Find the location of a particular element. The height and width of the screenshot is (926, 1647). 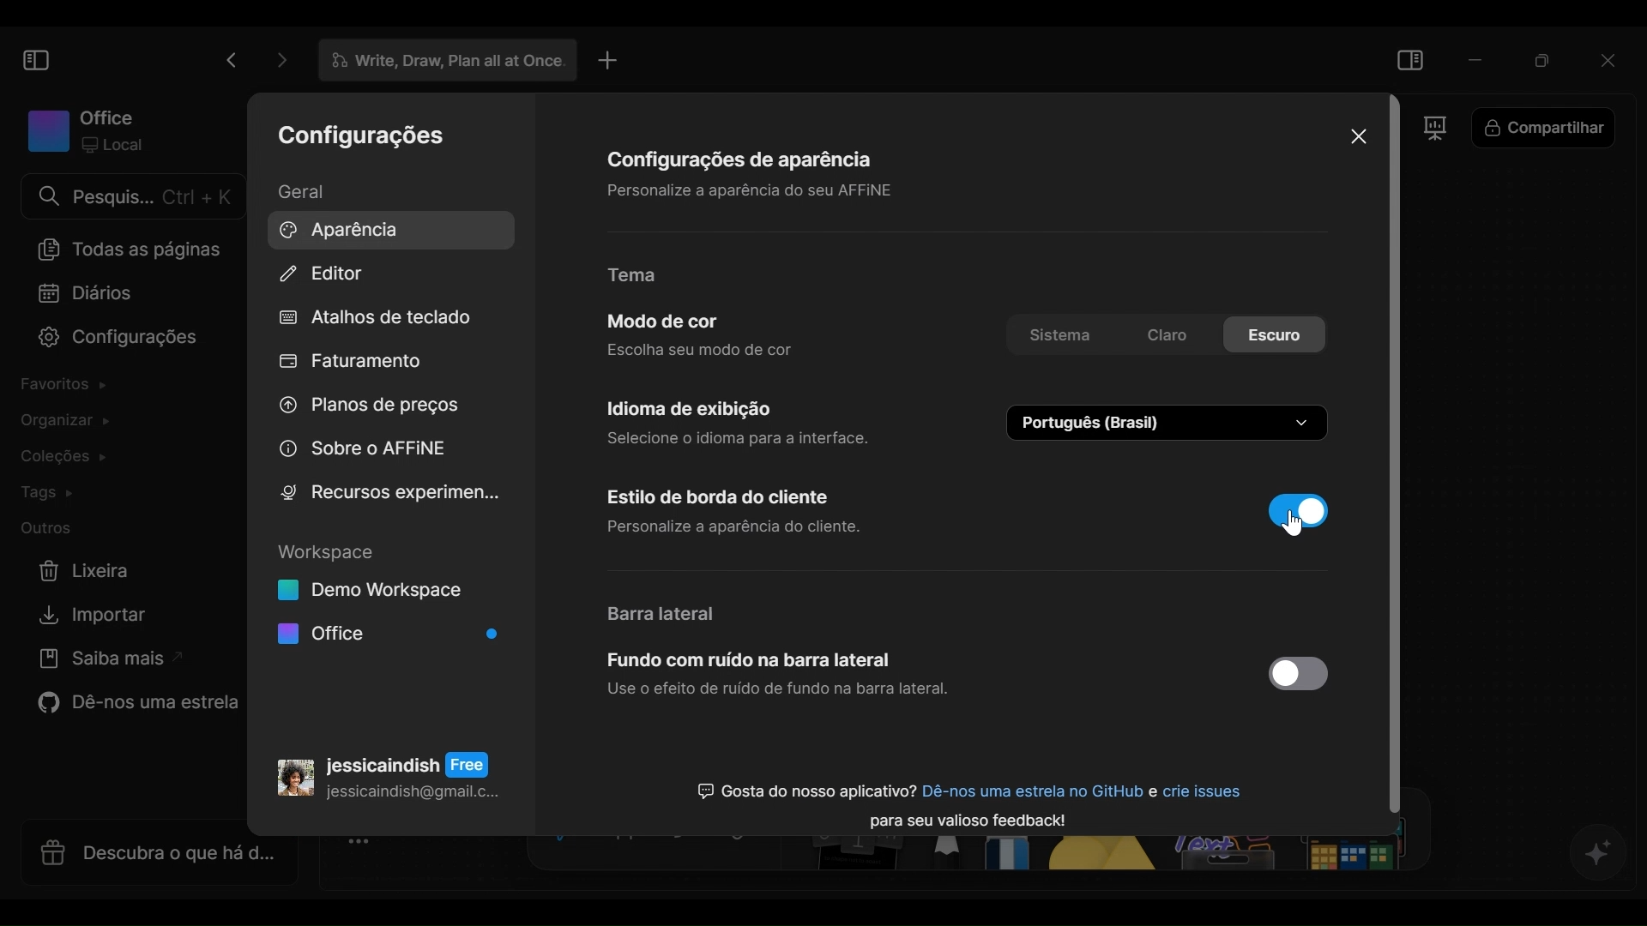

Other is located at coordinates (49, 529).